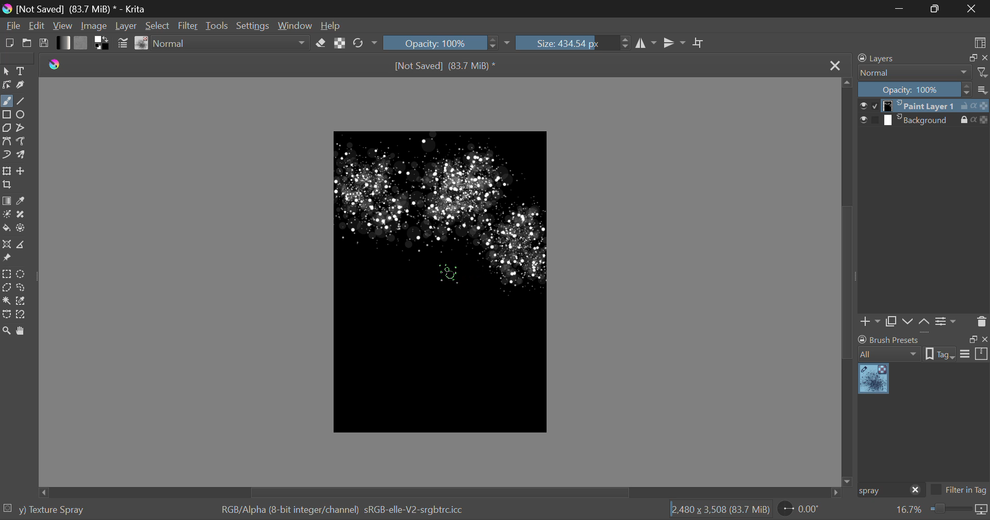  Describe the element at coordinates (890, 354) in the screenshot. I see `all` at that location.